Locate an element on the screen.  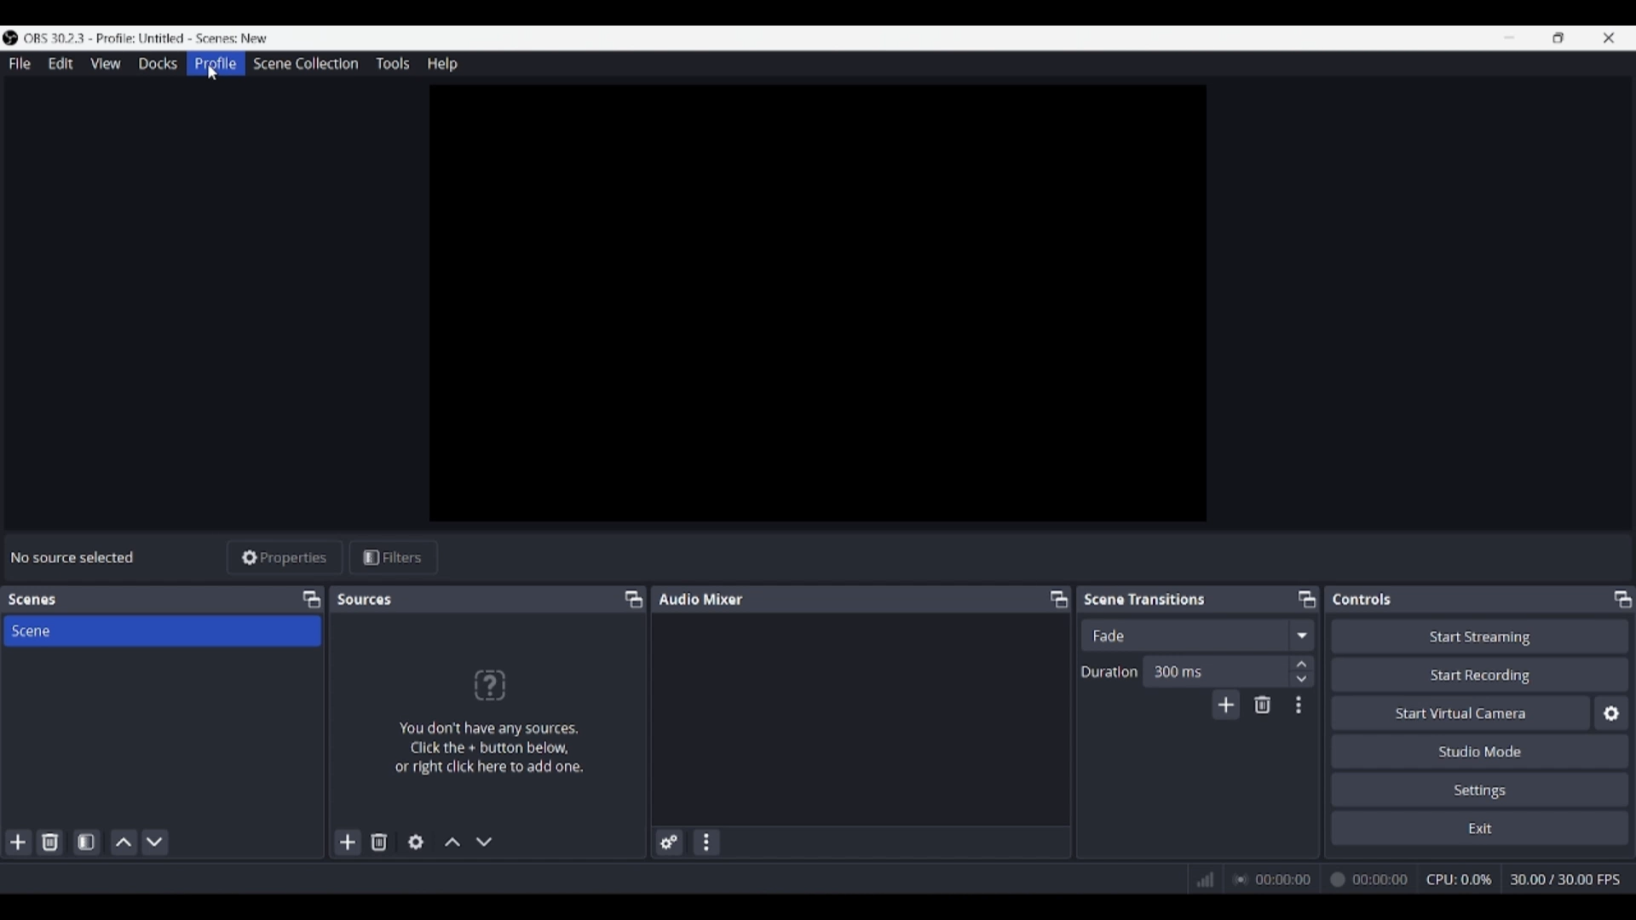
Remove selected source is located at coordinates (379, 842).